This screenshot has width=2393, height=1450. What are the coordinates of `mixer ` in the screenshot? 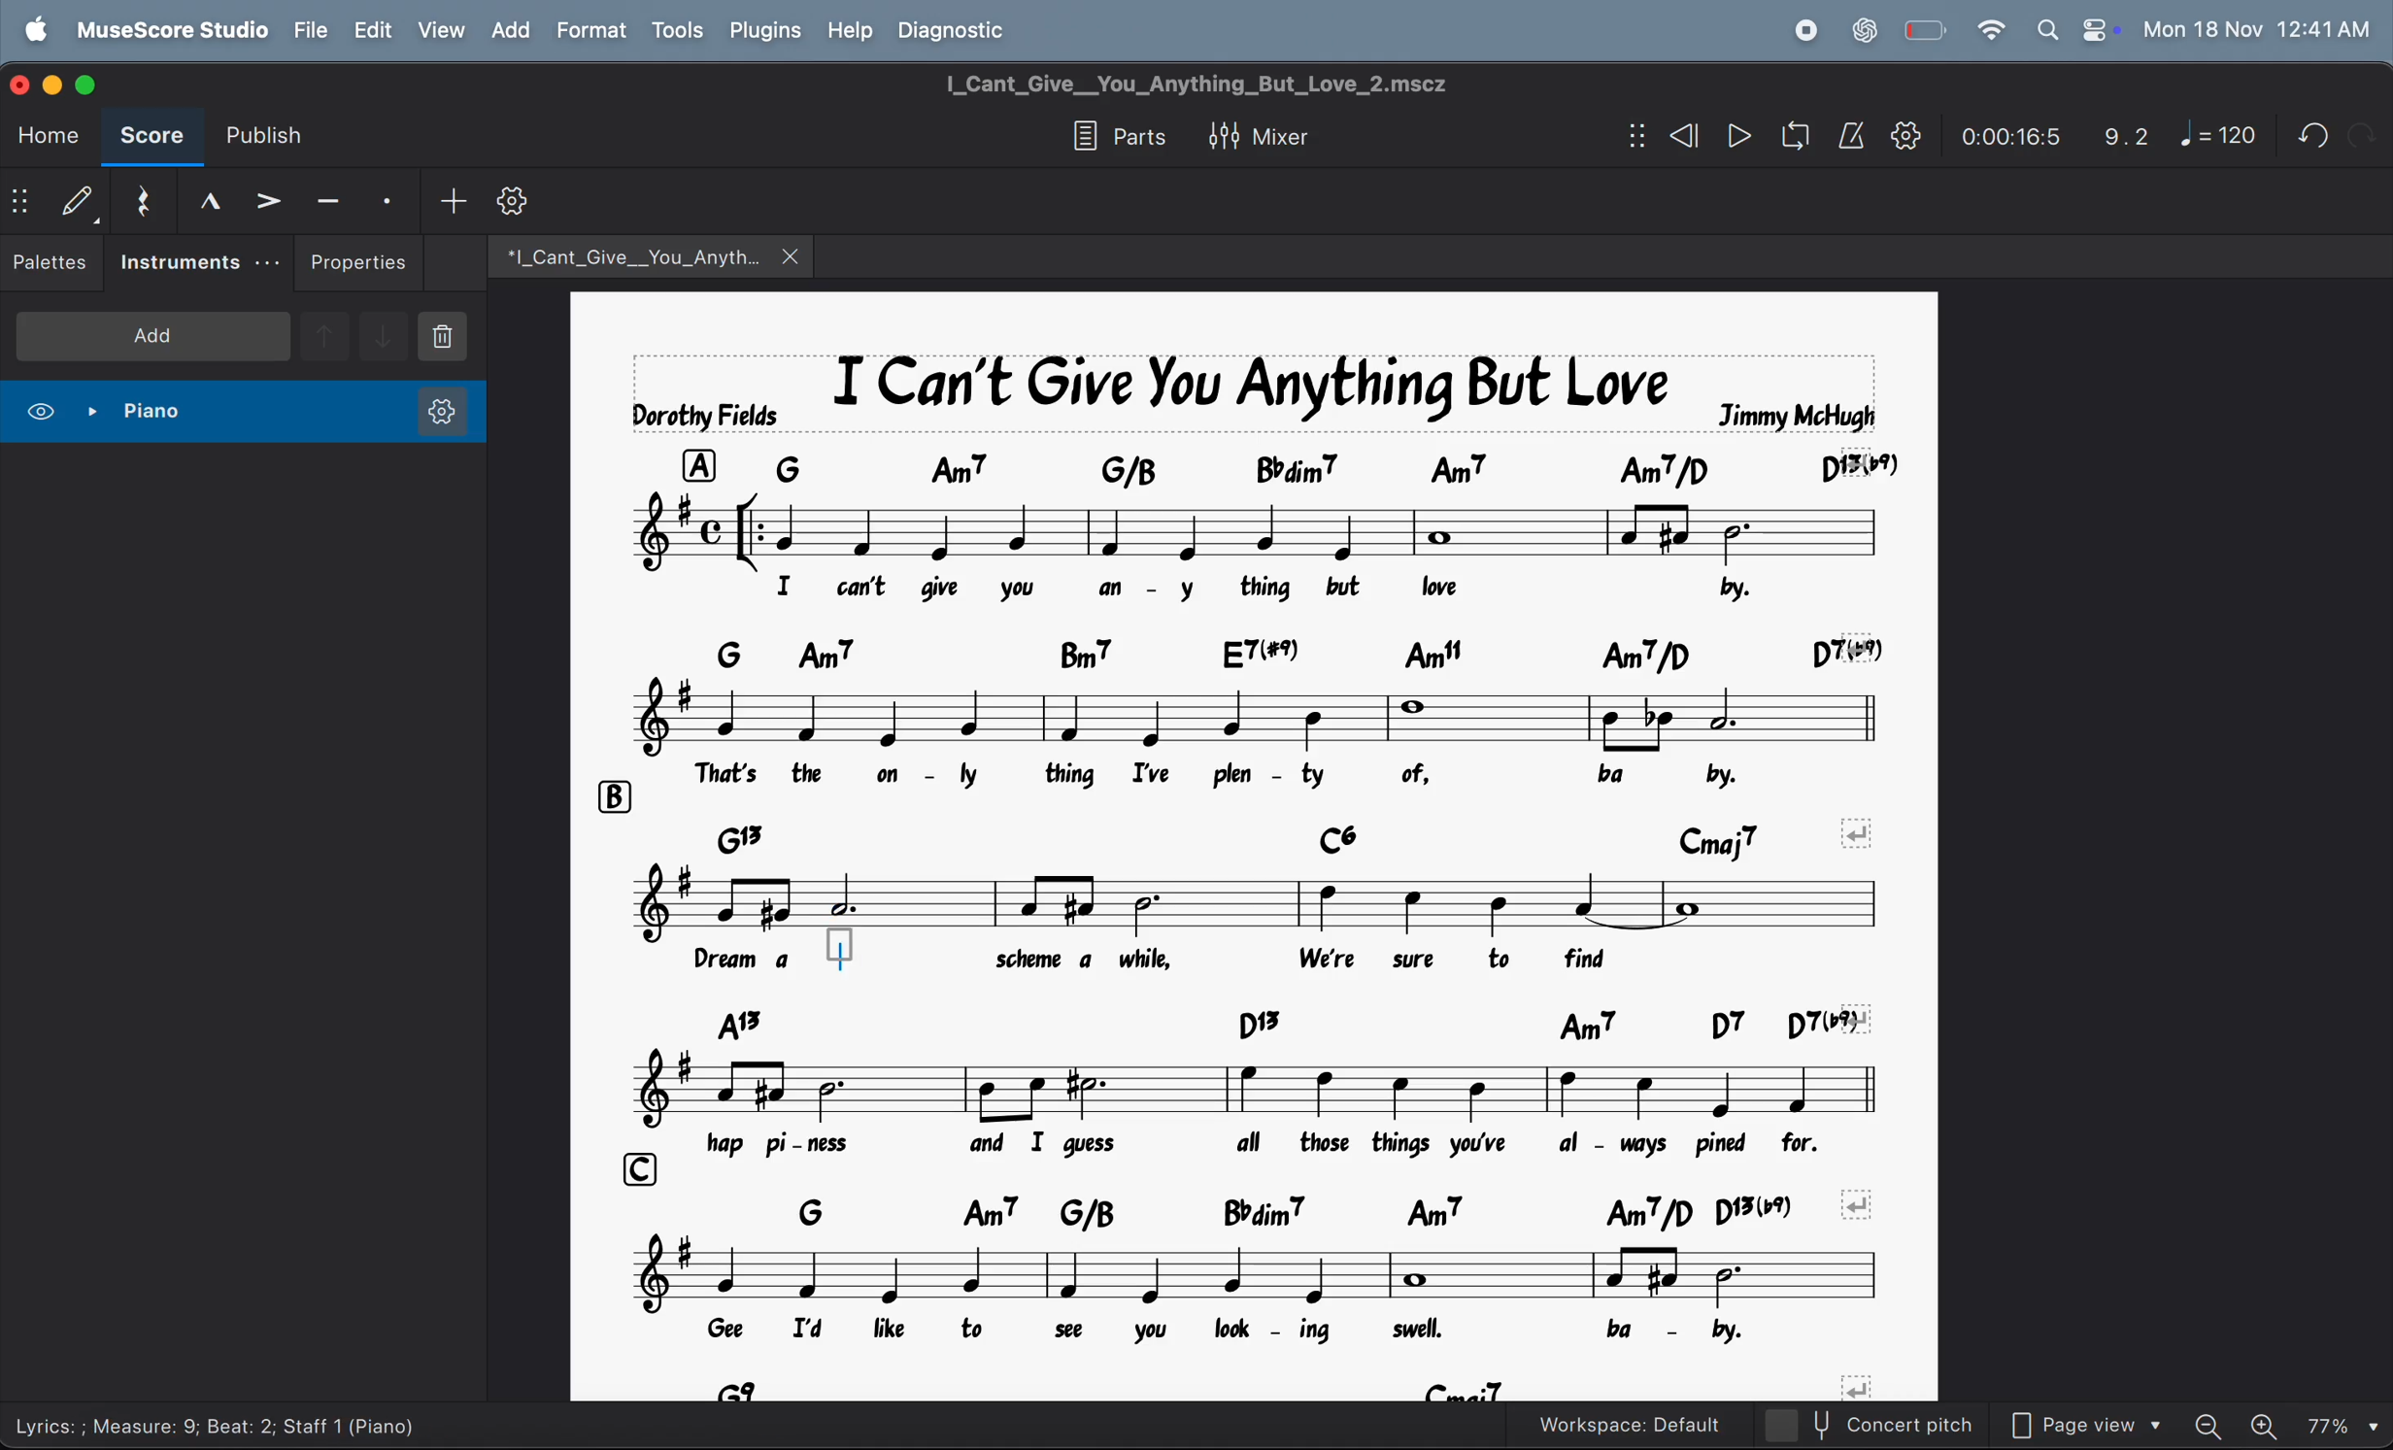 It's located at (1254, 135).